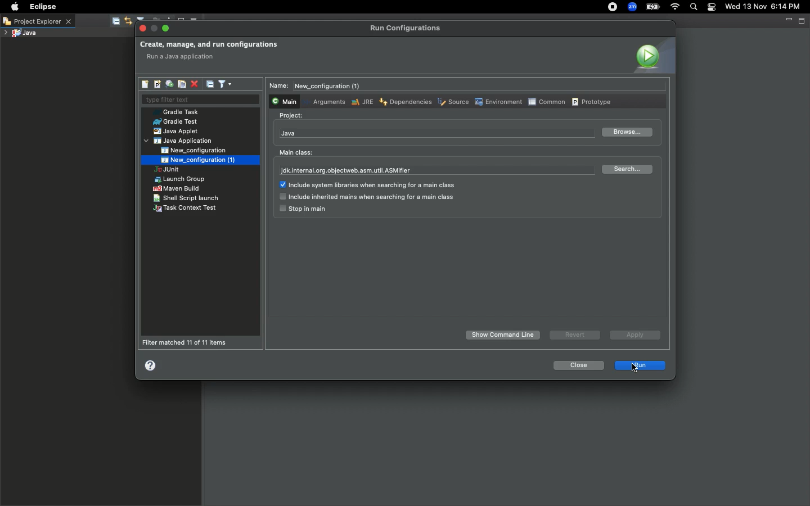 The image size is (810, 506). I want to click on Zoom, so click(631, 8).